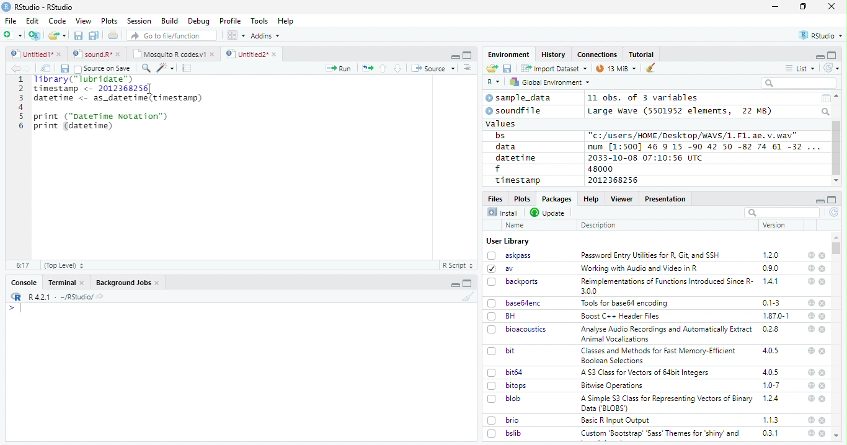  Describe the element at coordinates (771, 328) in the screenshot. I see `0.2.8` at that location.